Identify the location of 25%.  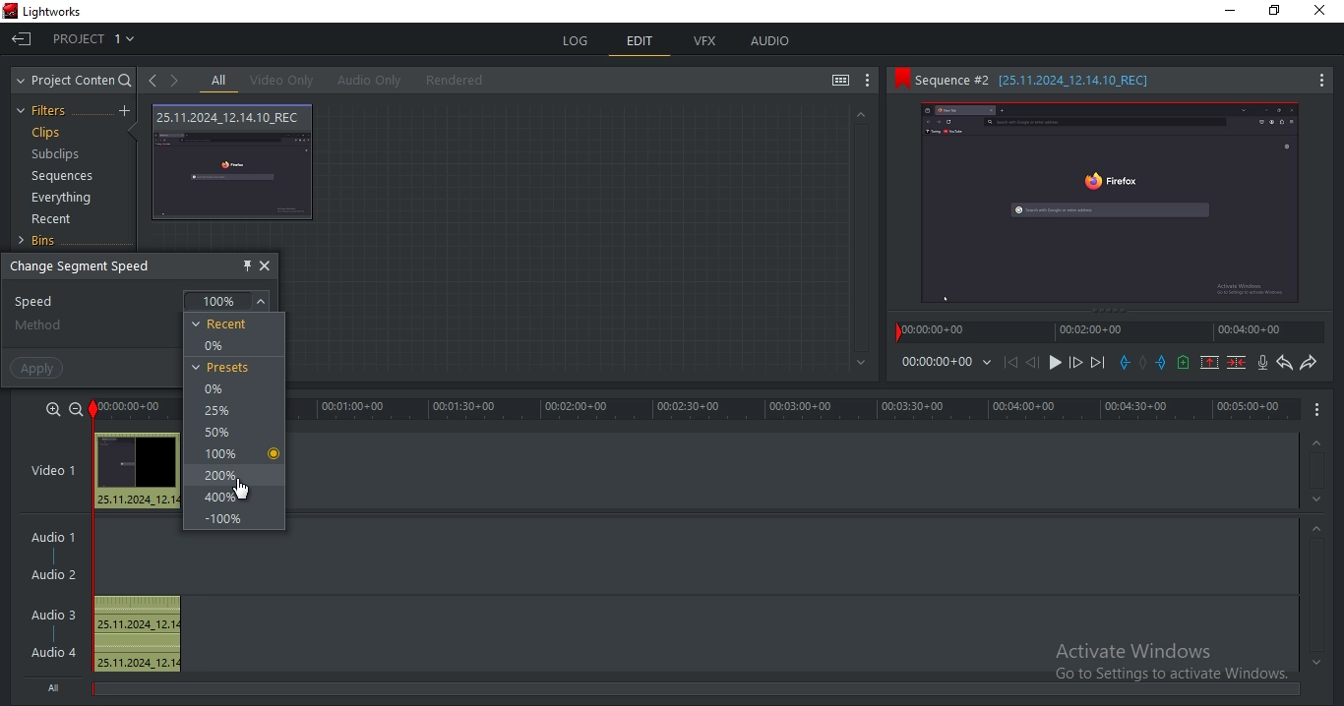
(221, 409).